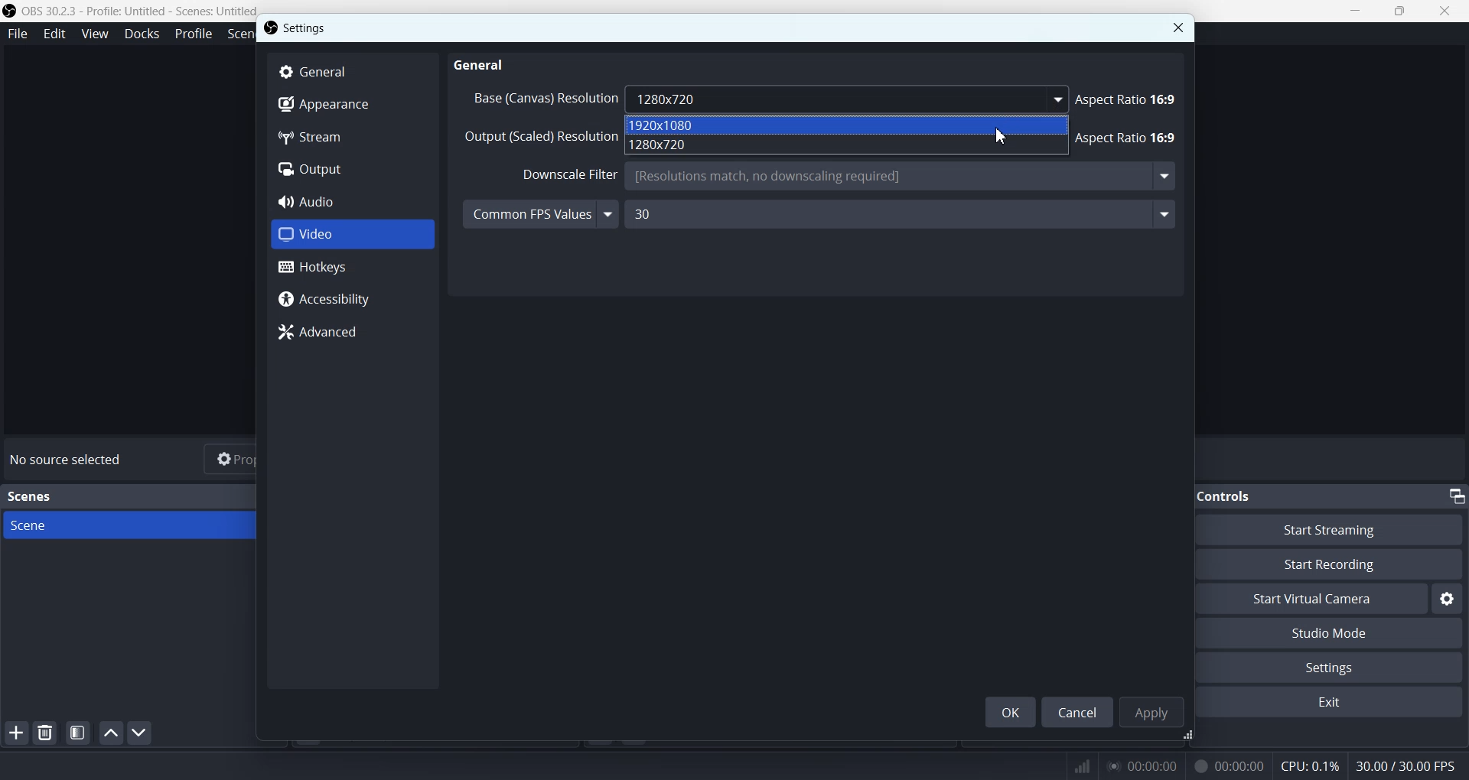  Describe the element at coordinates (111, 733) in the screenshot. I see `Move scene up` at that location.